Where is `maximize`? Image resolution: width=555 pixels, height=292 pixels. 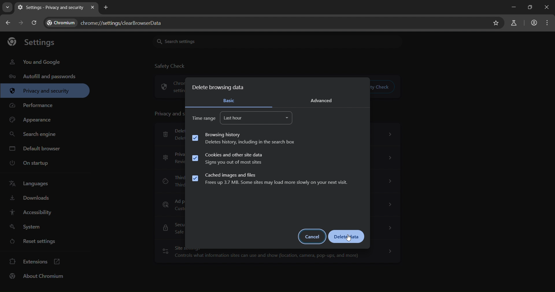
maximize is located at coordinates (528, 8).